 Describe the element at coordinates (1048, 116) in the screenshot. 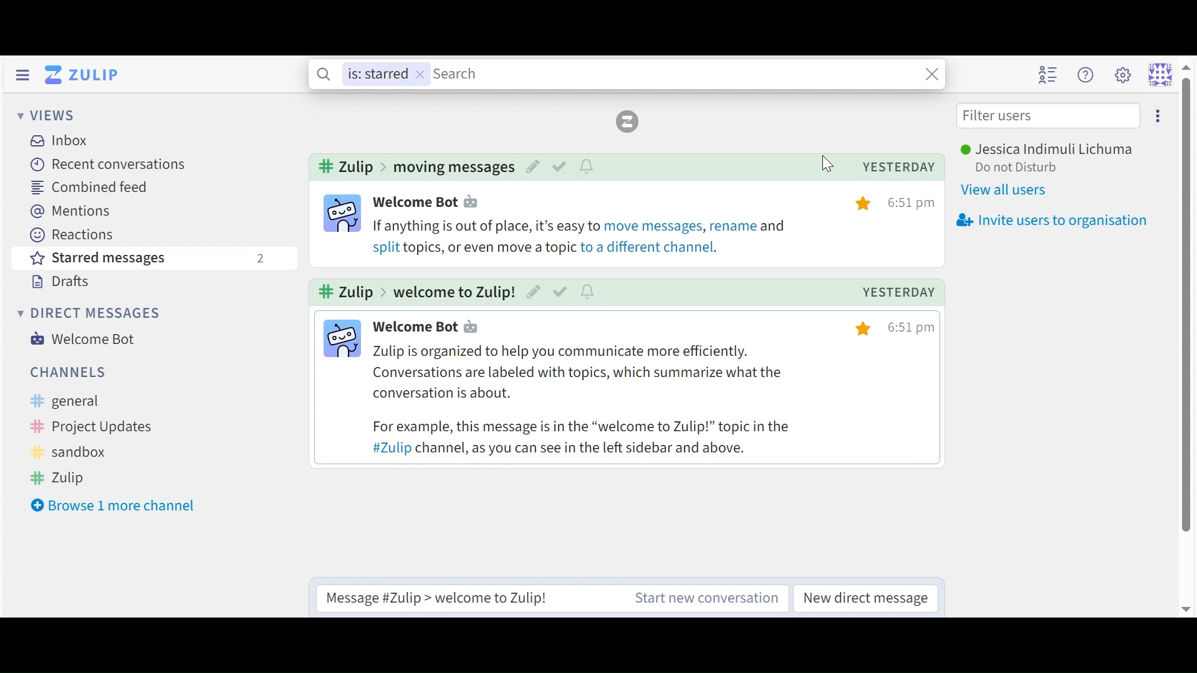

I see `Filter users` at that location.